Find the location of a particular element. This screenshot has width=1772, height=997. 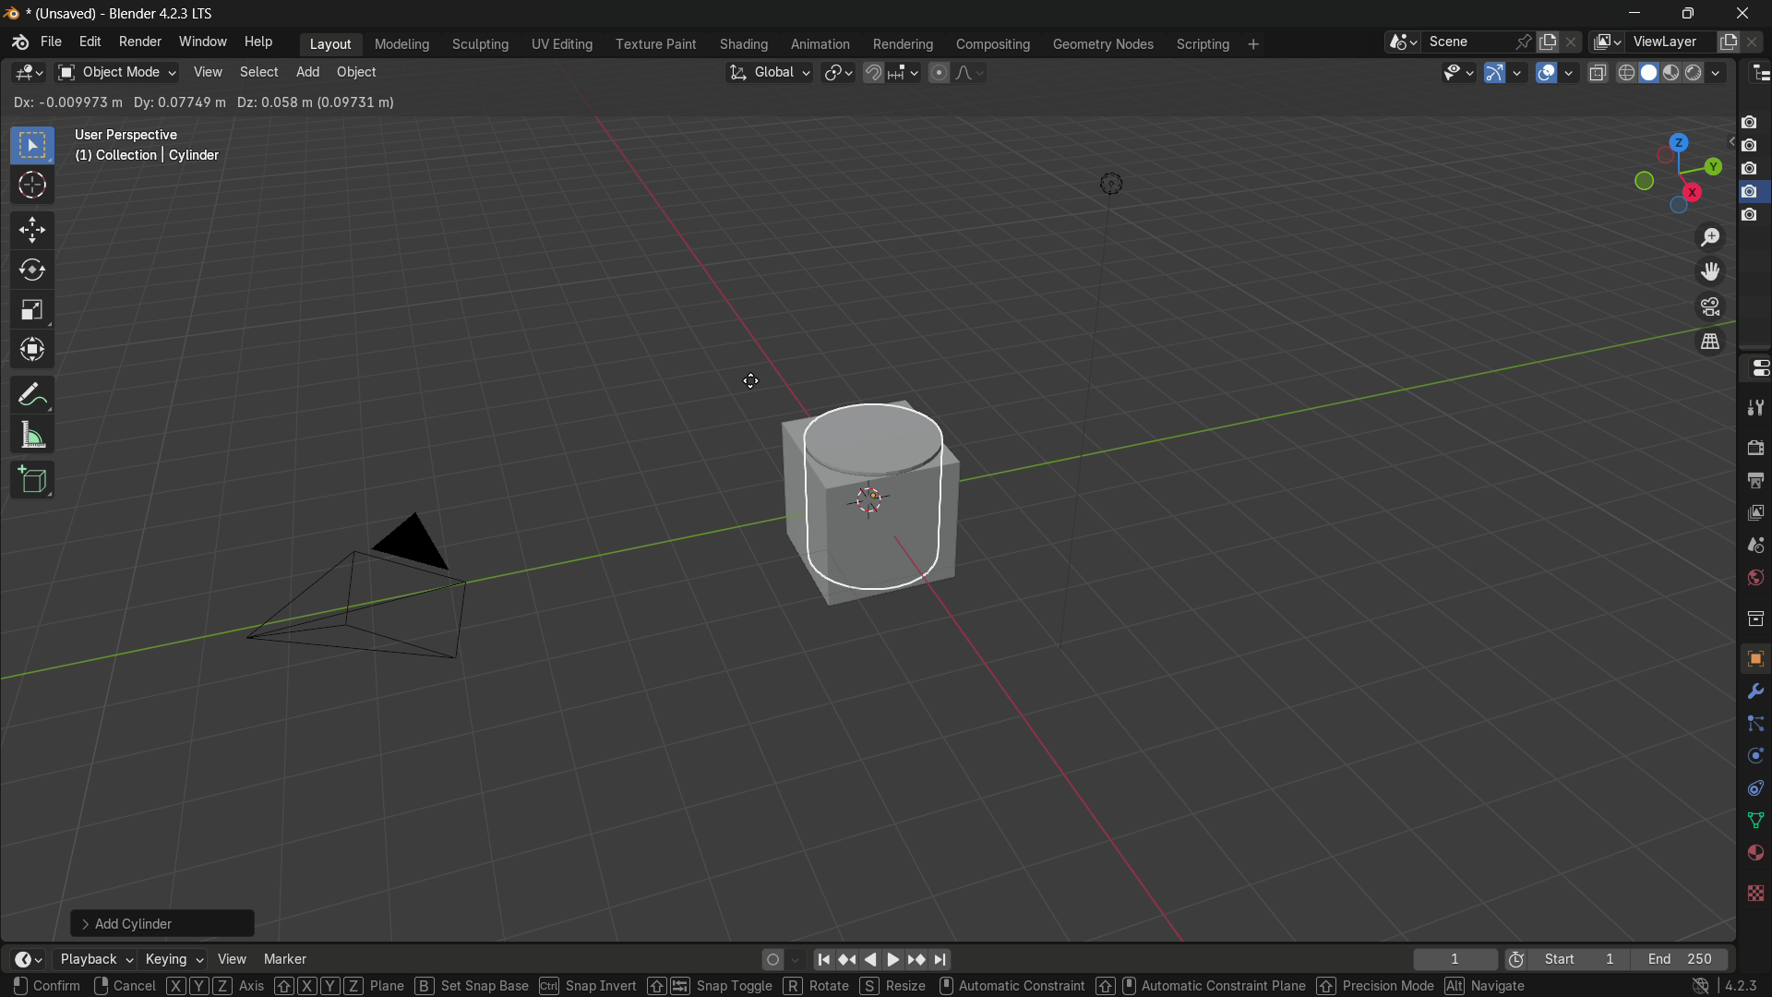

new scene is located at coordinates (1549, 42).